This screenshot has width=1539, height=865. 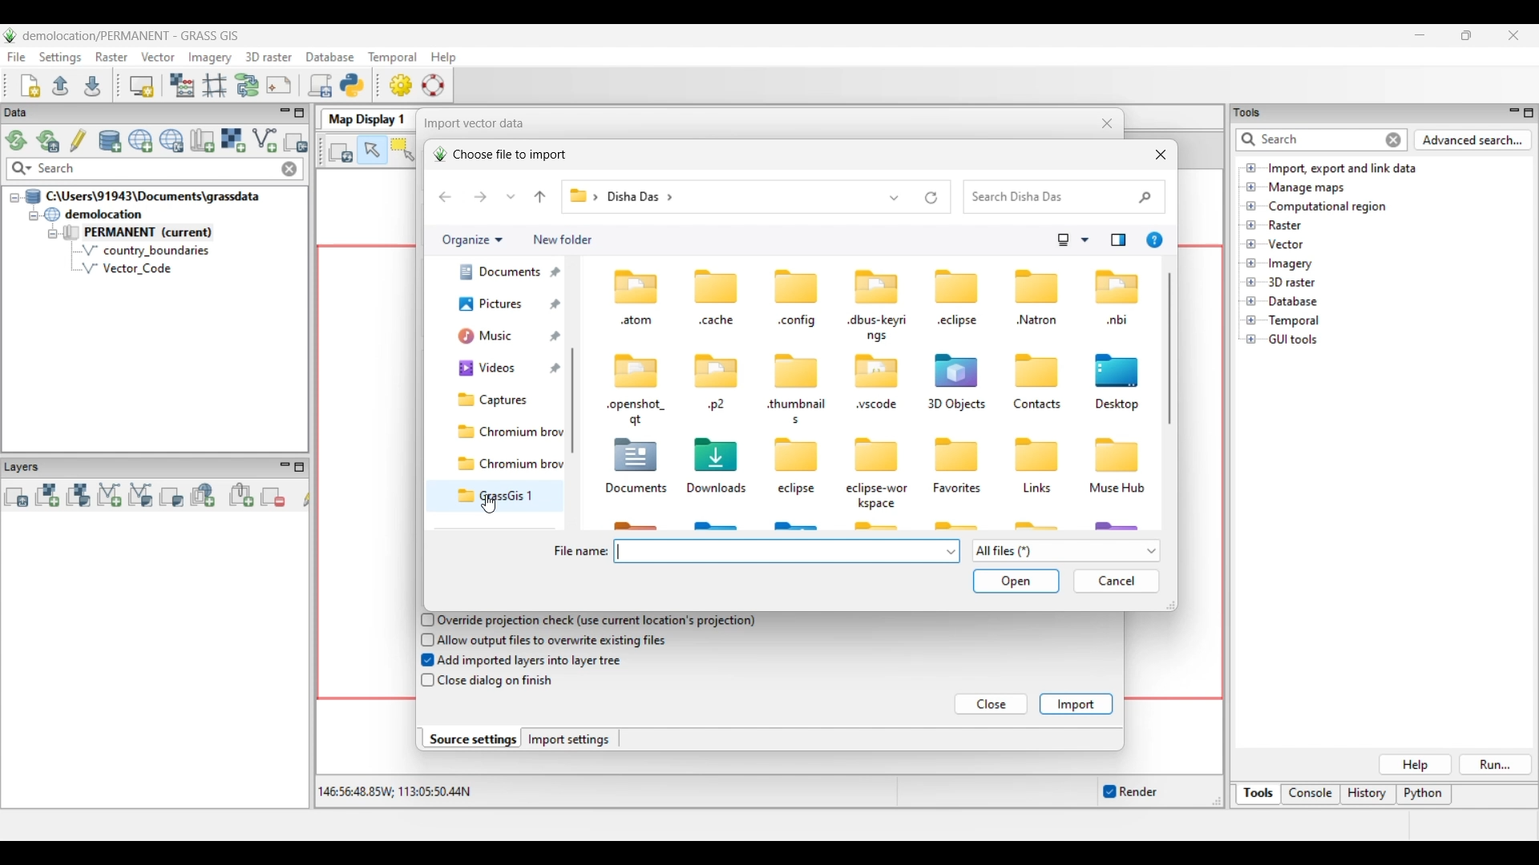 I want to click on icon, so click(x=639, y=368).